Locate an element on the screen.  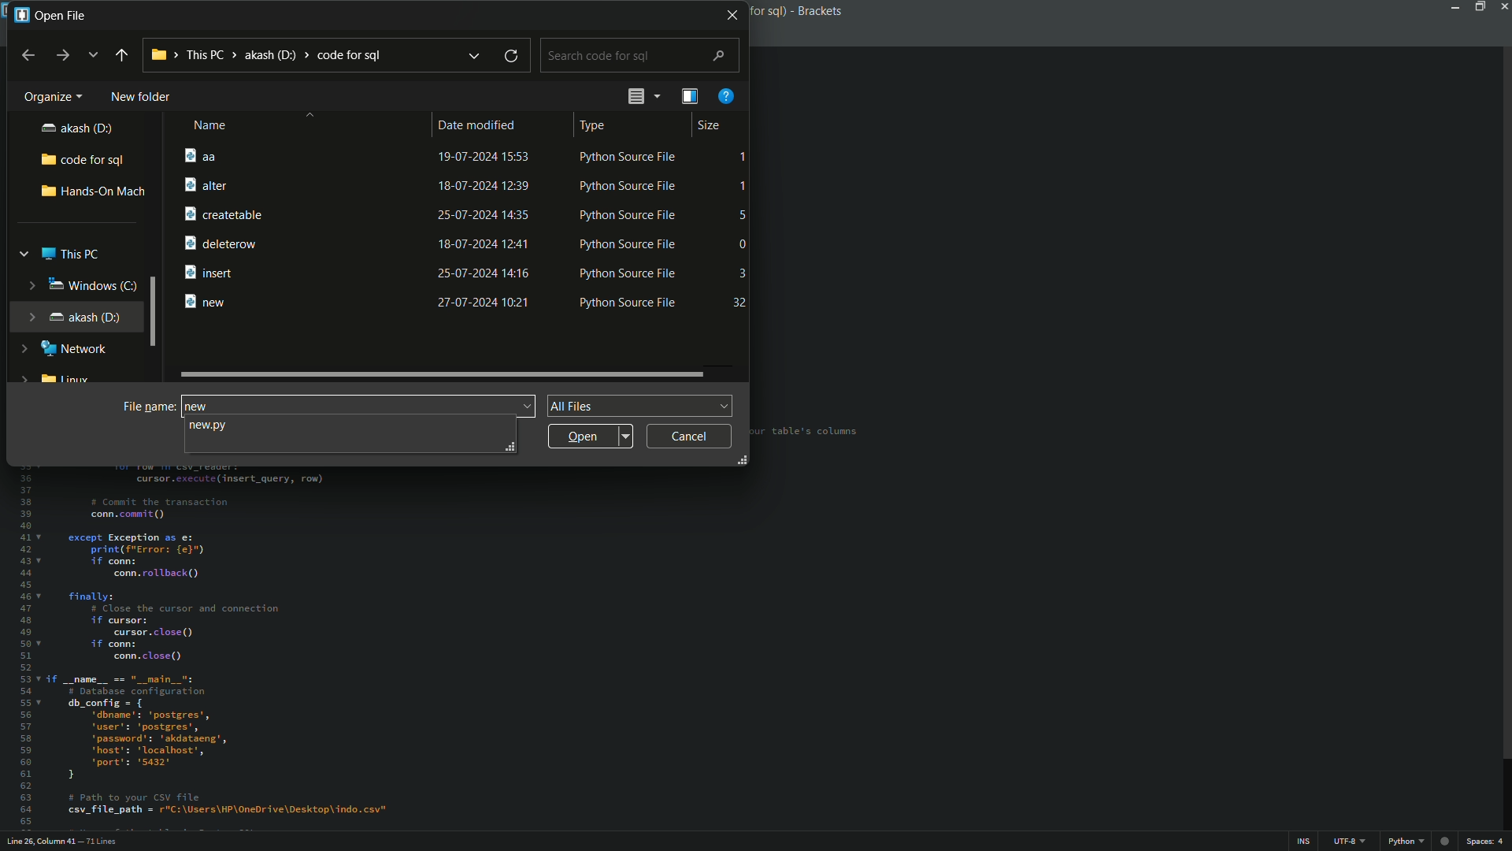
recent location is located at coordinates (91, 54).